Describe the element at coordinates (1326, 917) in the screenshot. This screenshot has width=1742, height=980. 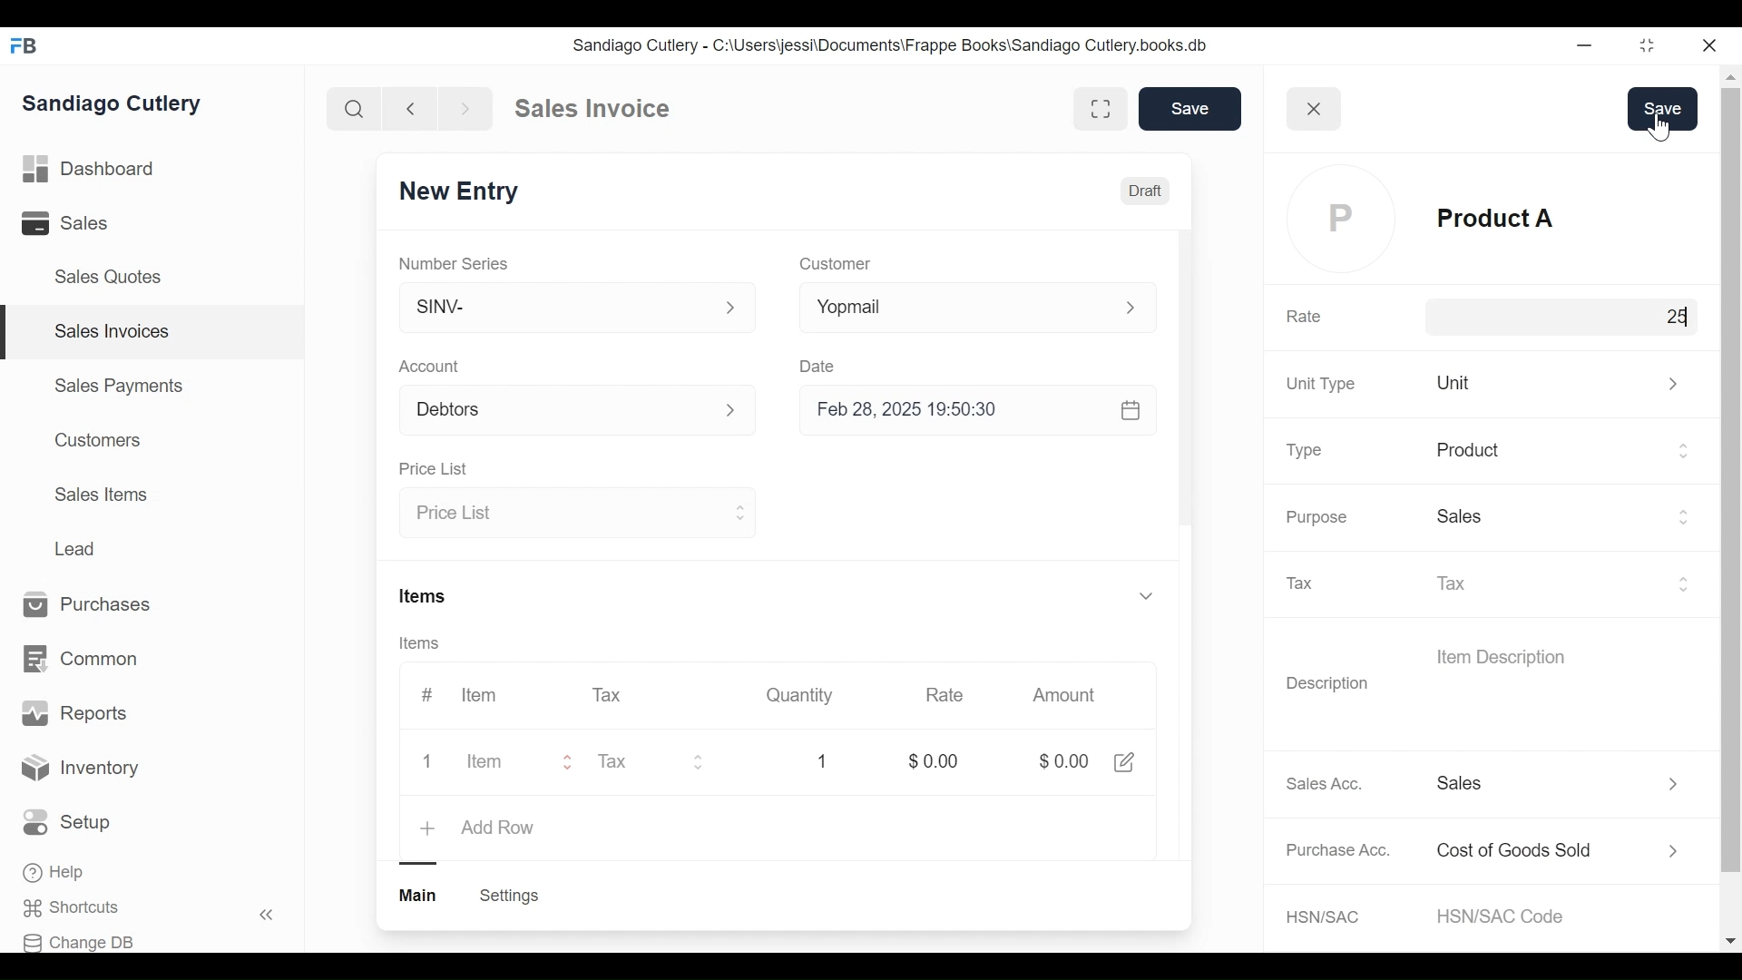
I see `HSN/SAC` at that location.